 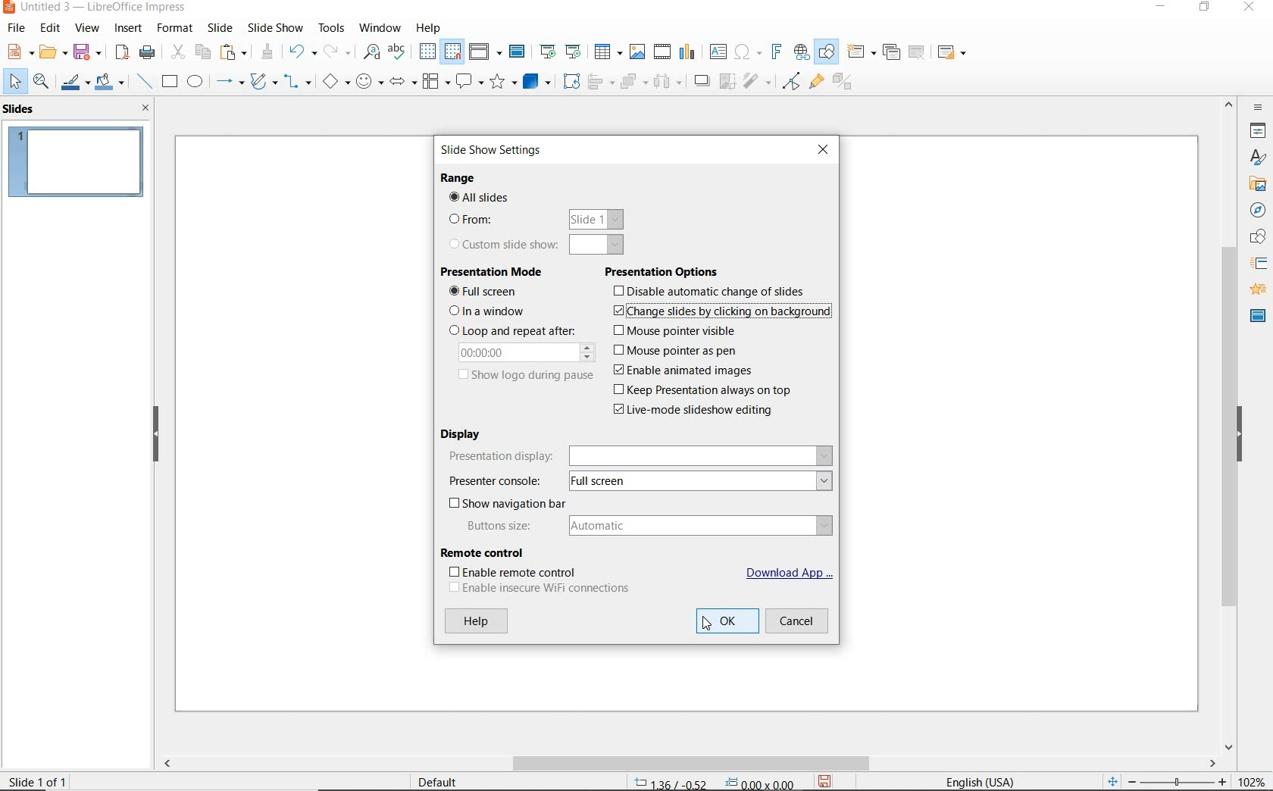 What do you see at coordinates (403, 80) in the screenshot?
I see `BLOCK ARROWS` at bounding box center [403, 80].